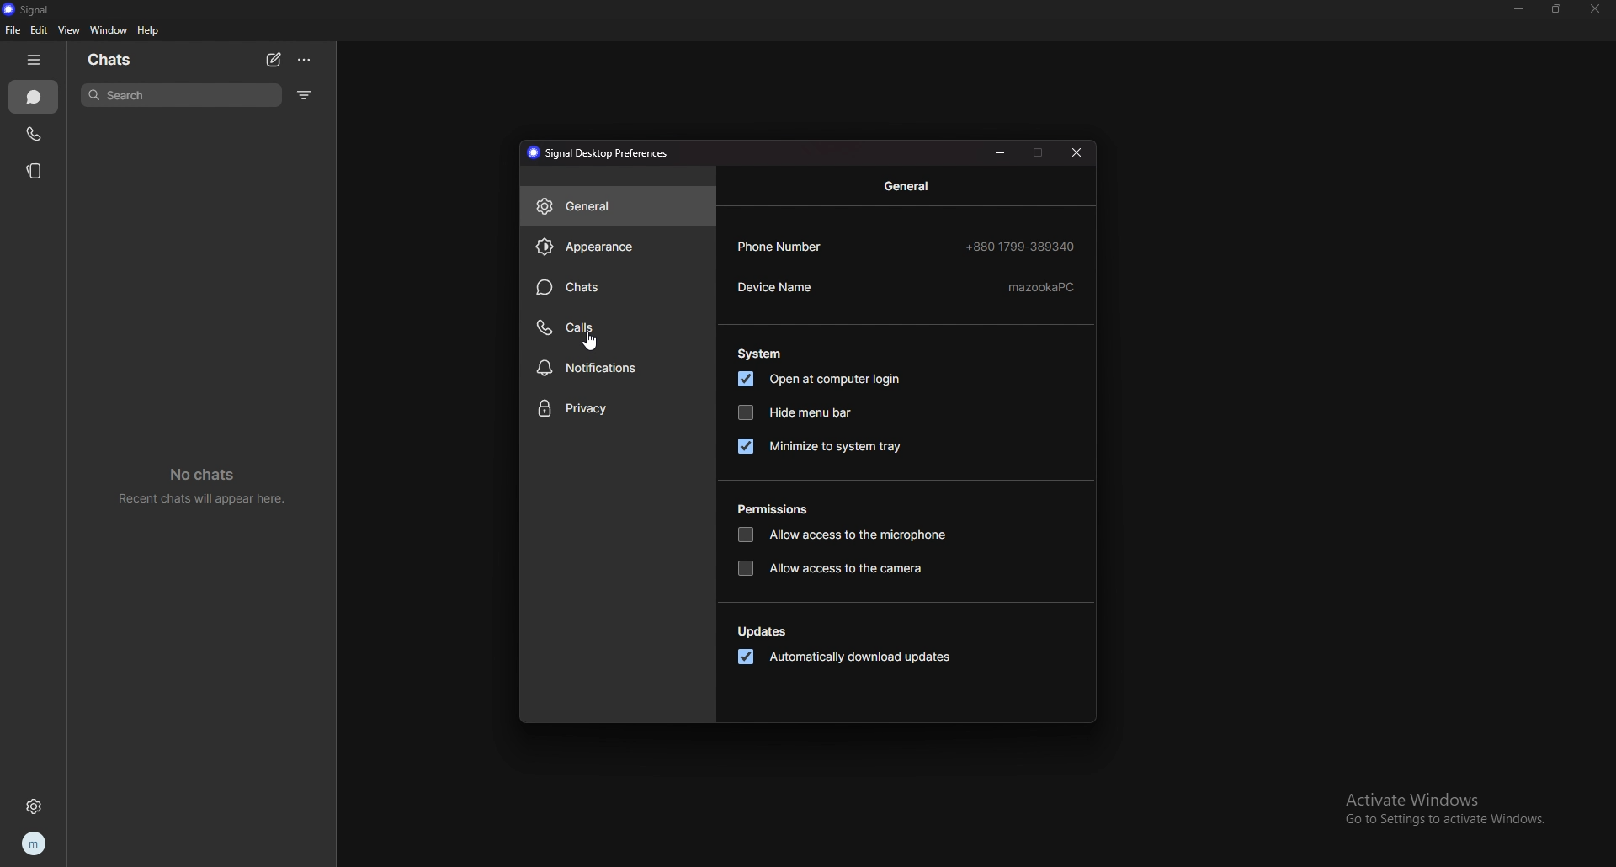 This screenshot has width=1616, height=867. What do you see at coordinates (35, 132) in the screenshot?
I see `calls` at bounding box center [35, 132].